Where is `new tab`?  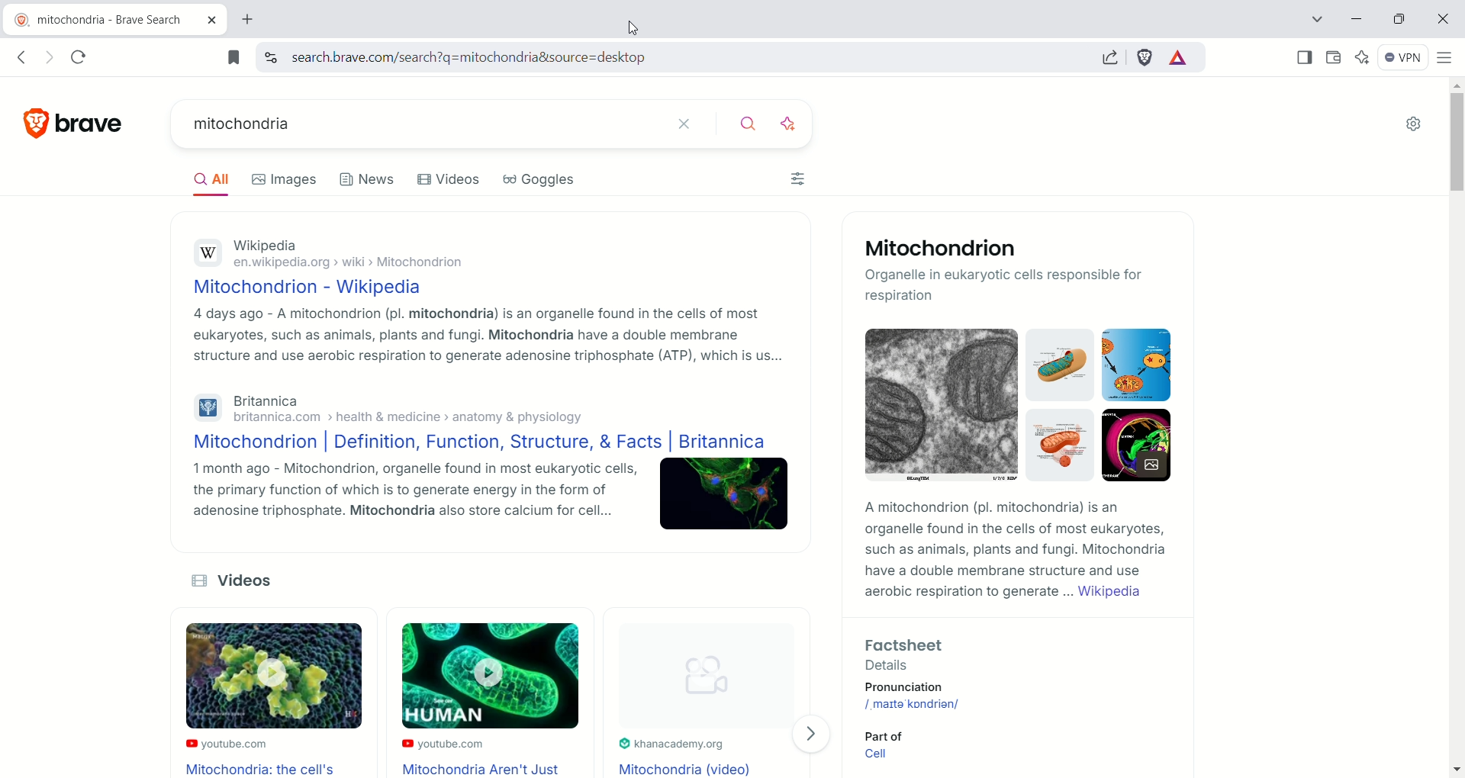
new tab is located at coordinates (250, 21).